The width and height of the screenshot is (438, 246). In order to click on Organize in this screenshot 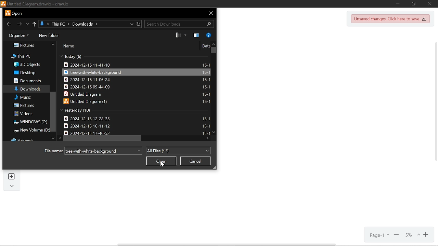, I will do `click(17, 35)`.